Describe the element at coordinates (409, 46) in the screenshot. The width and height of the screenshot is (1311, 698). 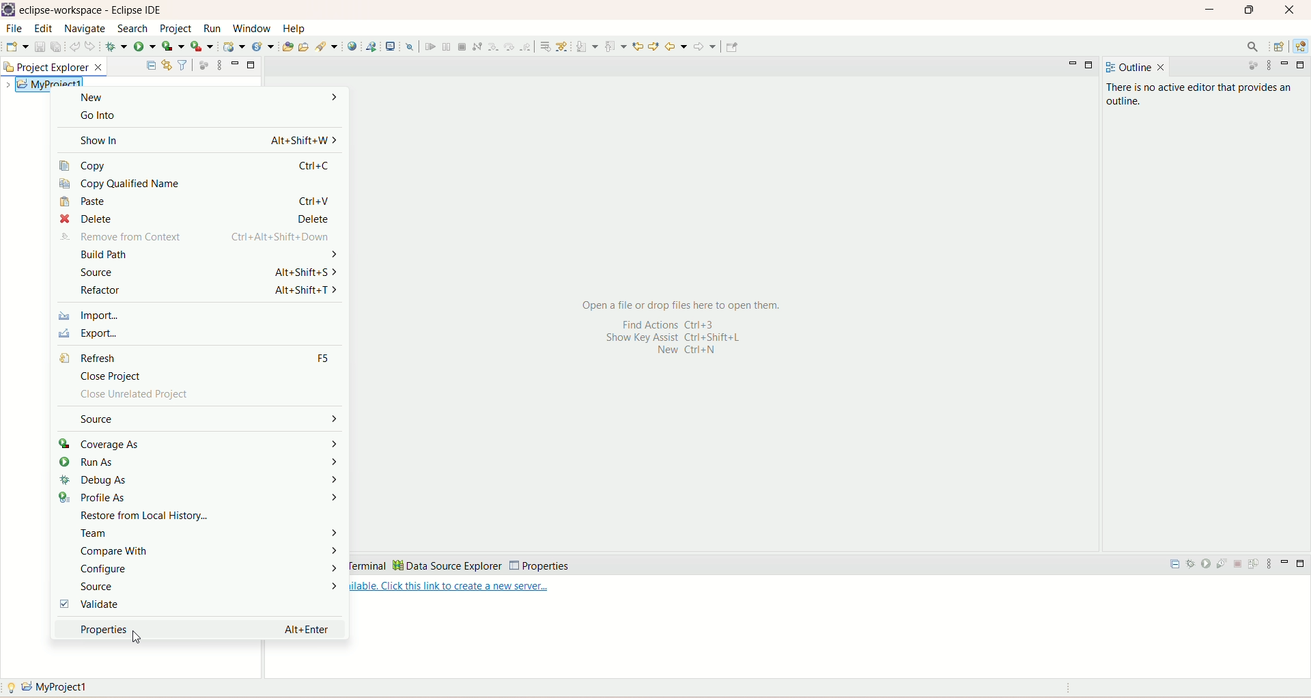
I see `skip all breakpoints` at that location.